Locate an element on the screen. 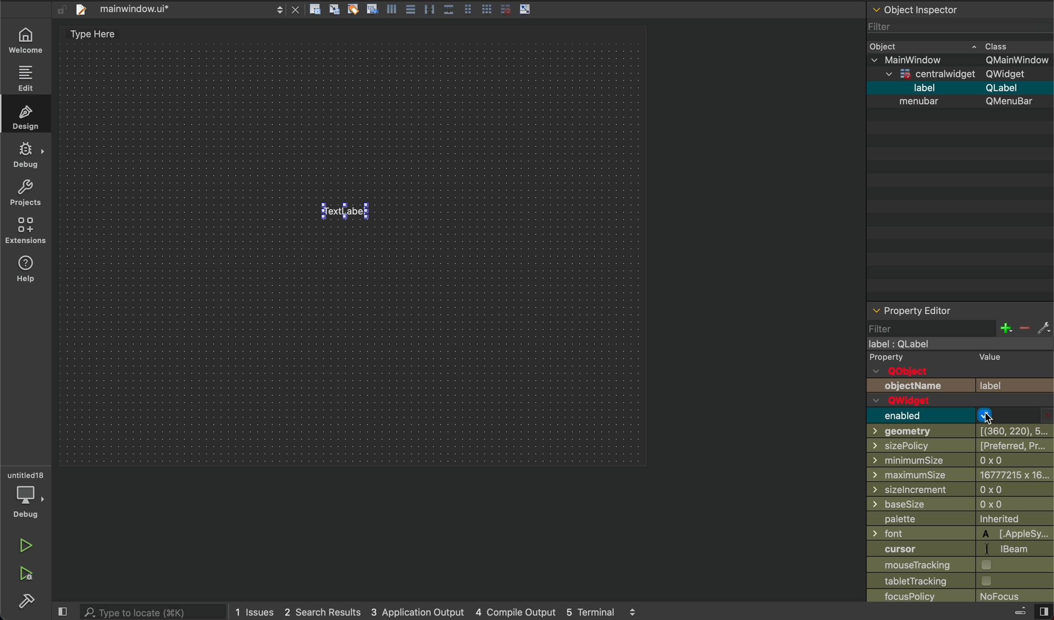 The height and width of the screenshot is (620, 1054). 0 x 0 is located at coordinates (1010, 459).